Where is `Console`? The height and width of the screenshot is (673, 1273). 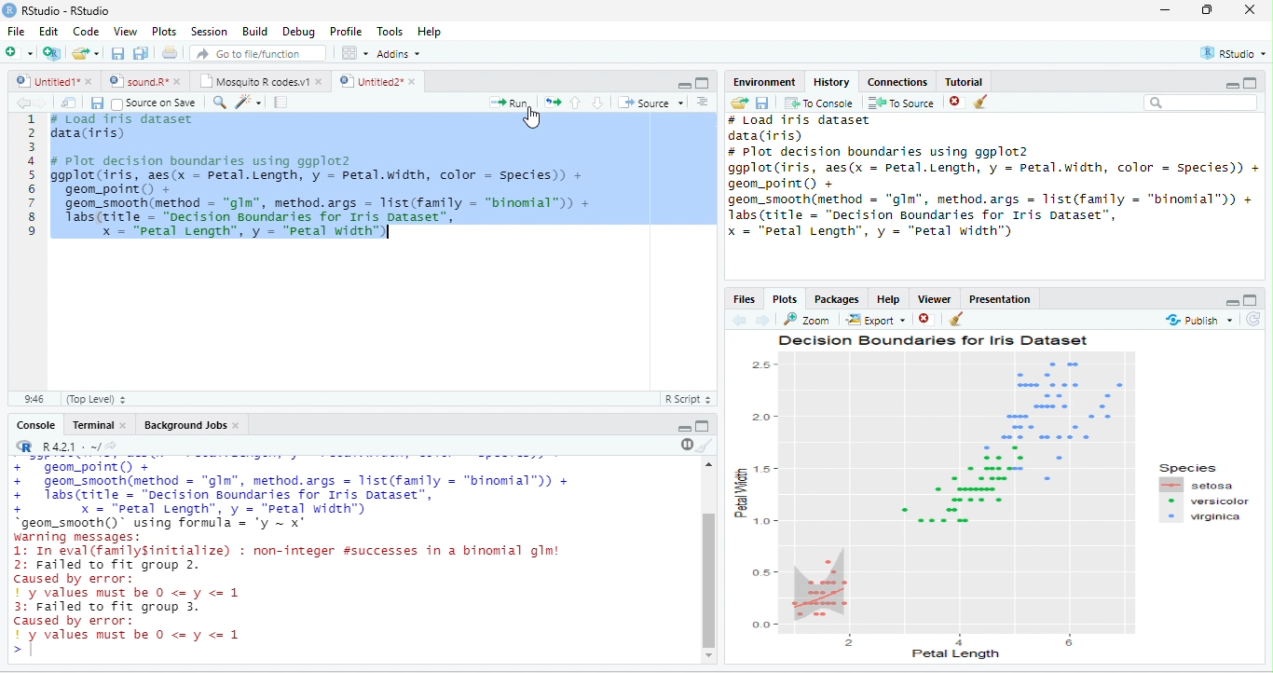 Console is located at coordinates (35, 424).